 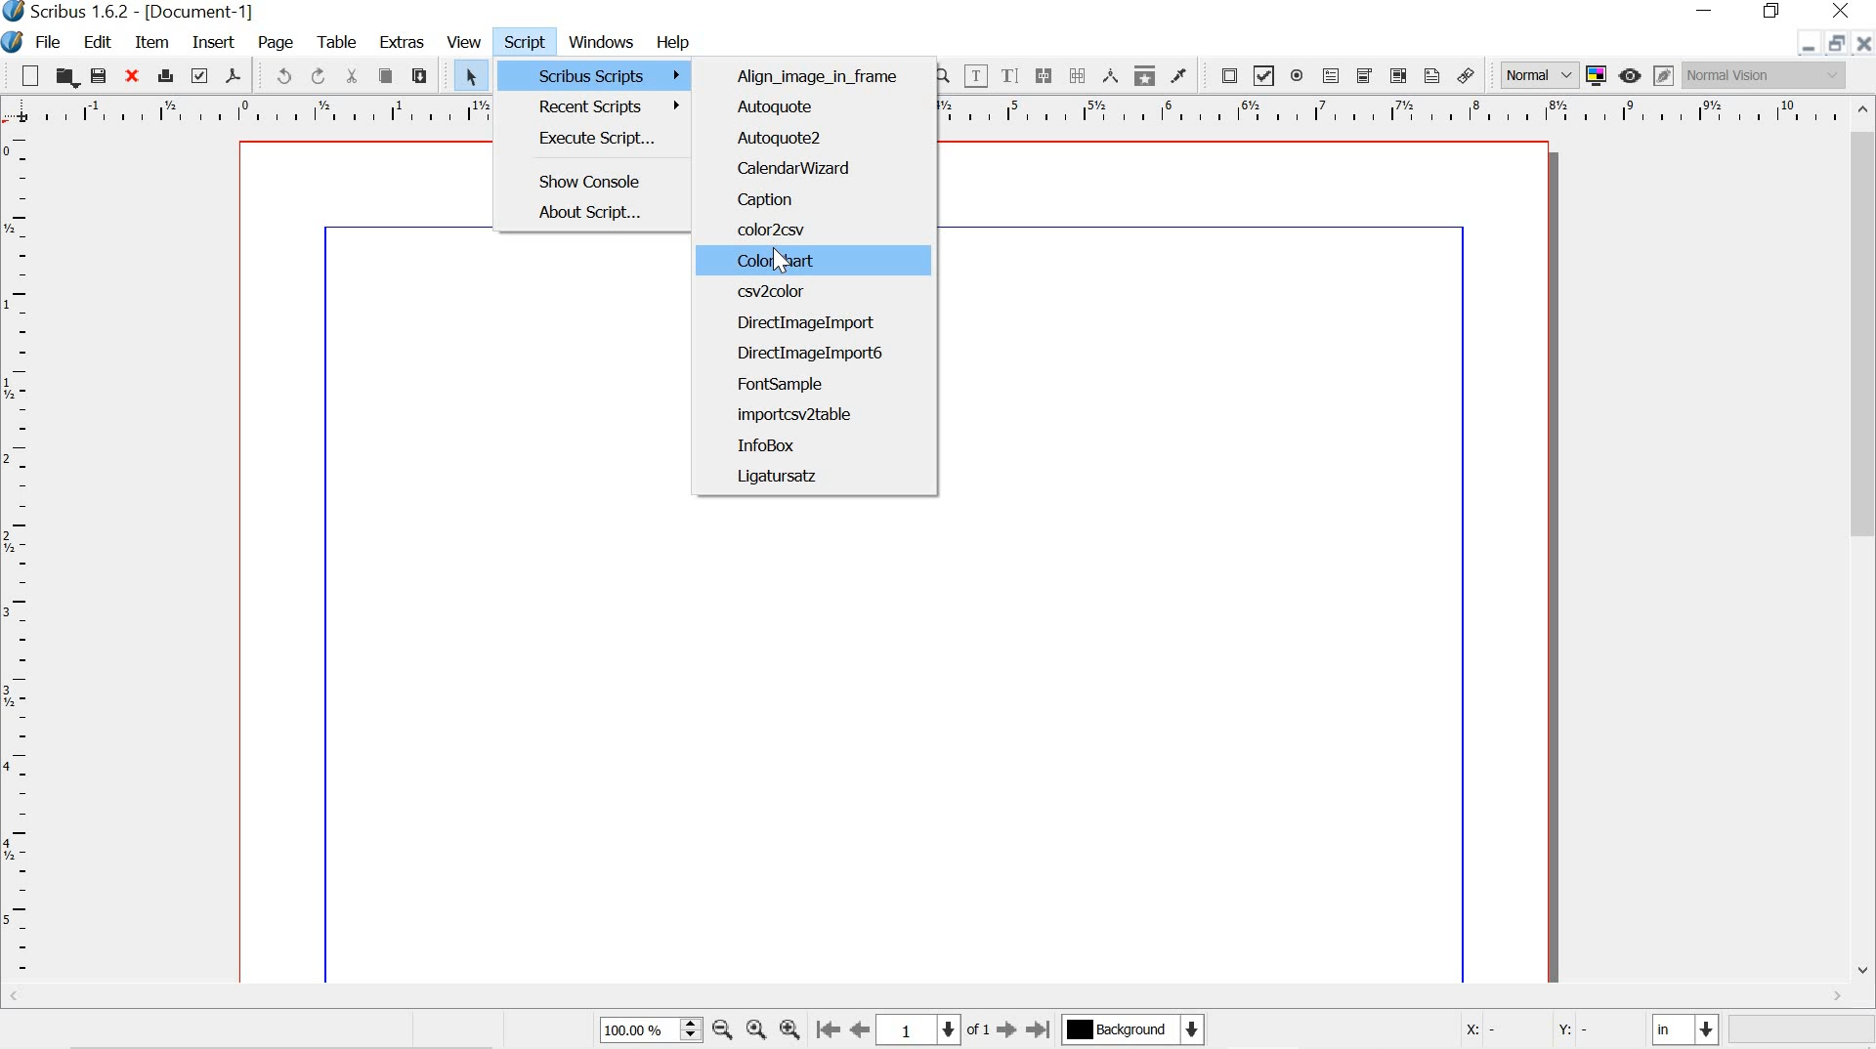 I want to click on directimageimport6, so click(x=810, y=355).